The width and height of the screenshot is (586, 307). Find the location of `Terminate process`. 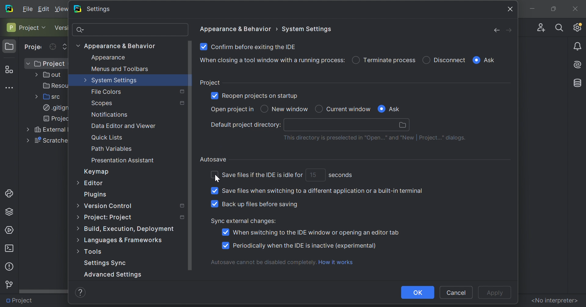

Terminate process is located at coordinates (390, 59).